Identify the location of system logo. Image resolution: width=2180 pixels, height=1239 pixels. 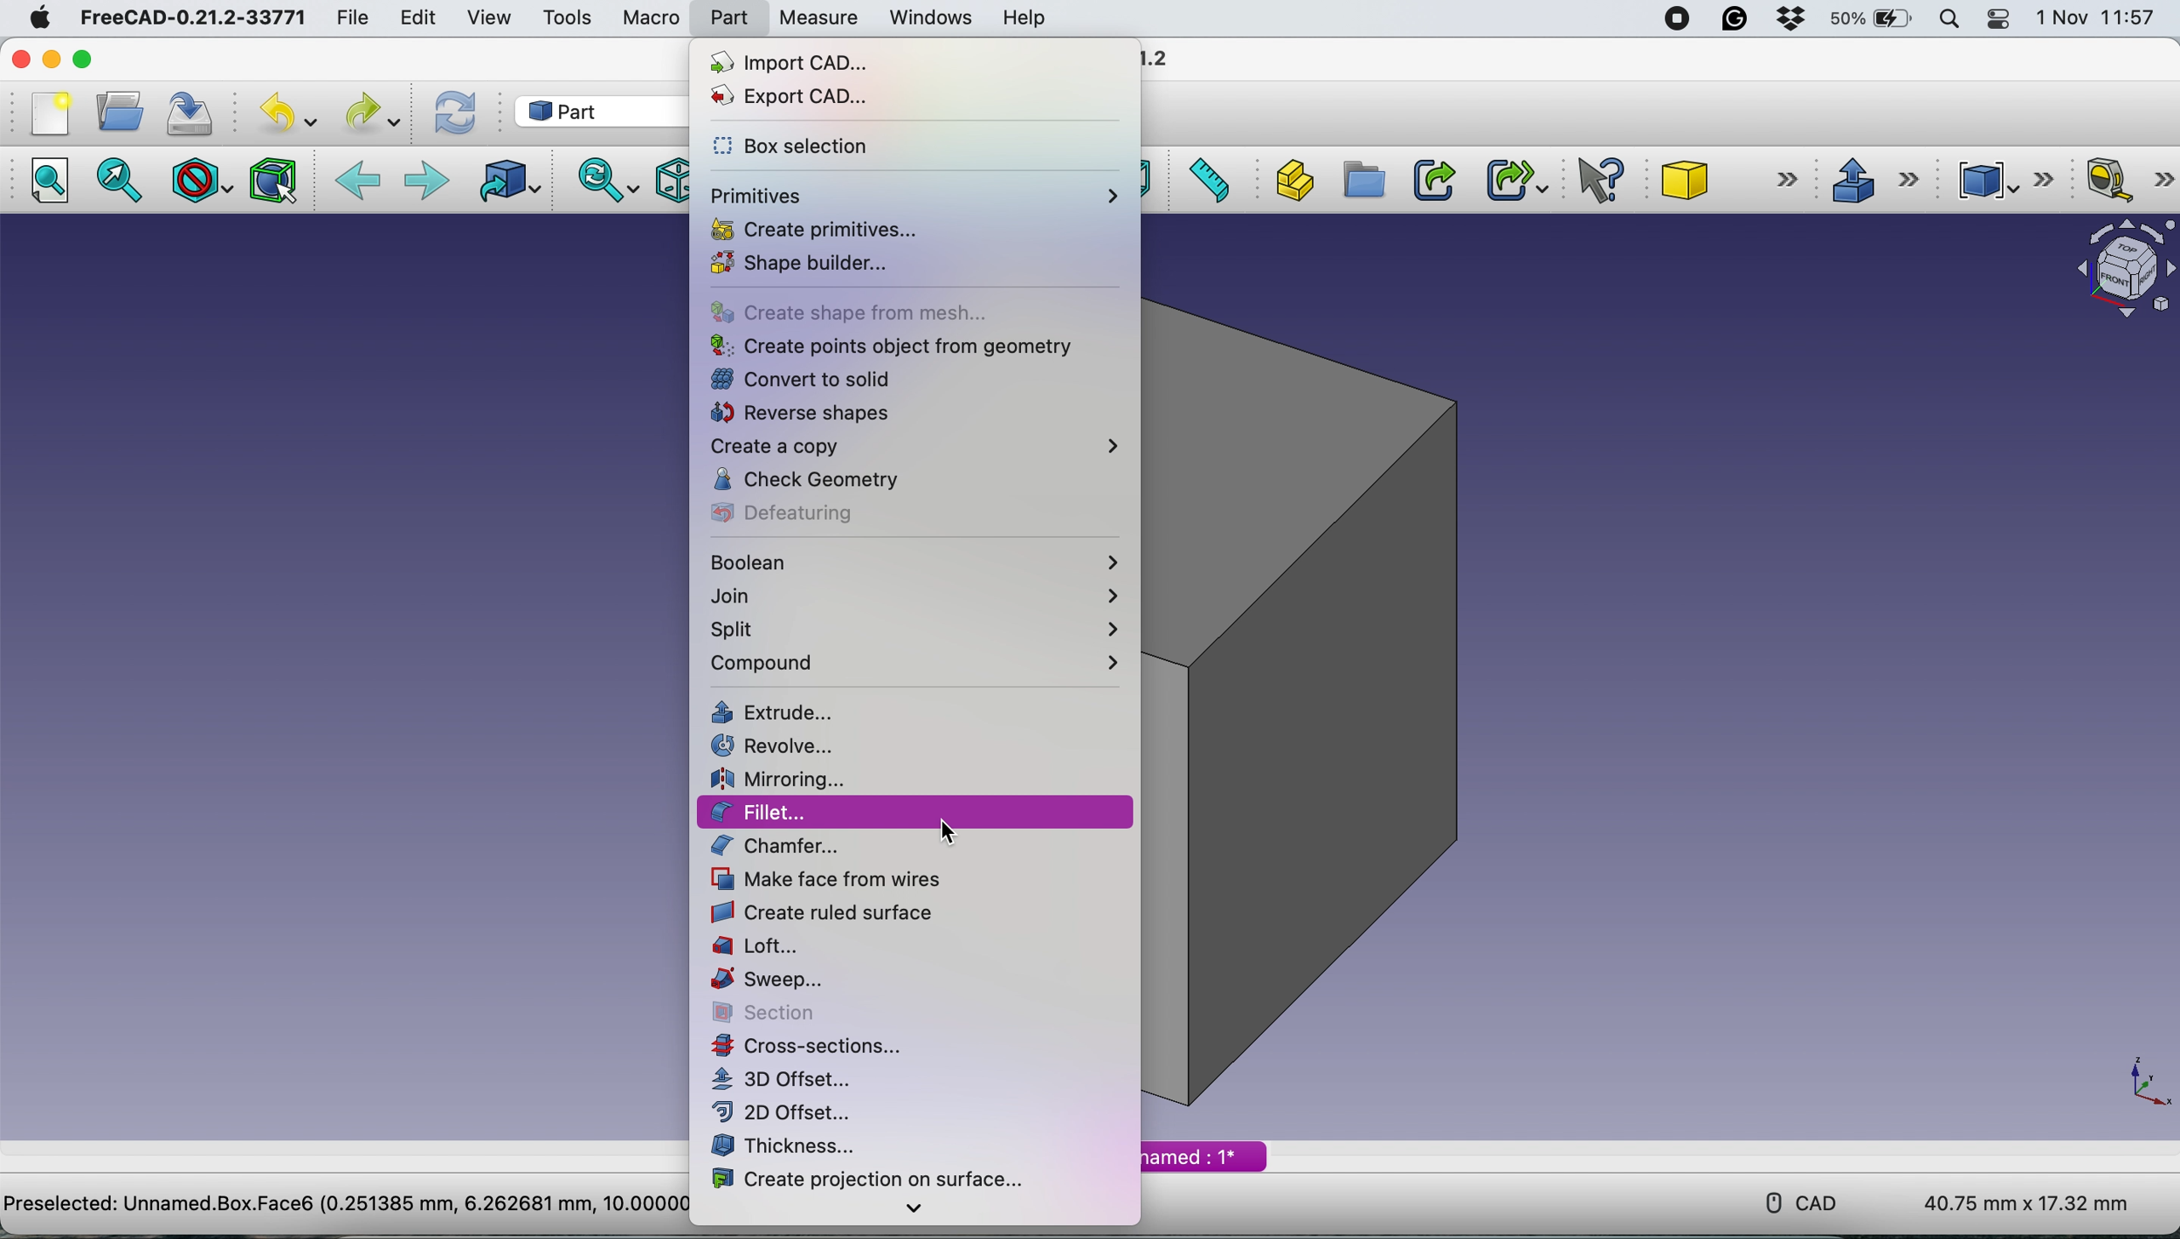
(38, 20).